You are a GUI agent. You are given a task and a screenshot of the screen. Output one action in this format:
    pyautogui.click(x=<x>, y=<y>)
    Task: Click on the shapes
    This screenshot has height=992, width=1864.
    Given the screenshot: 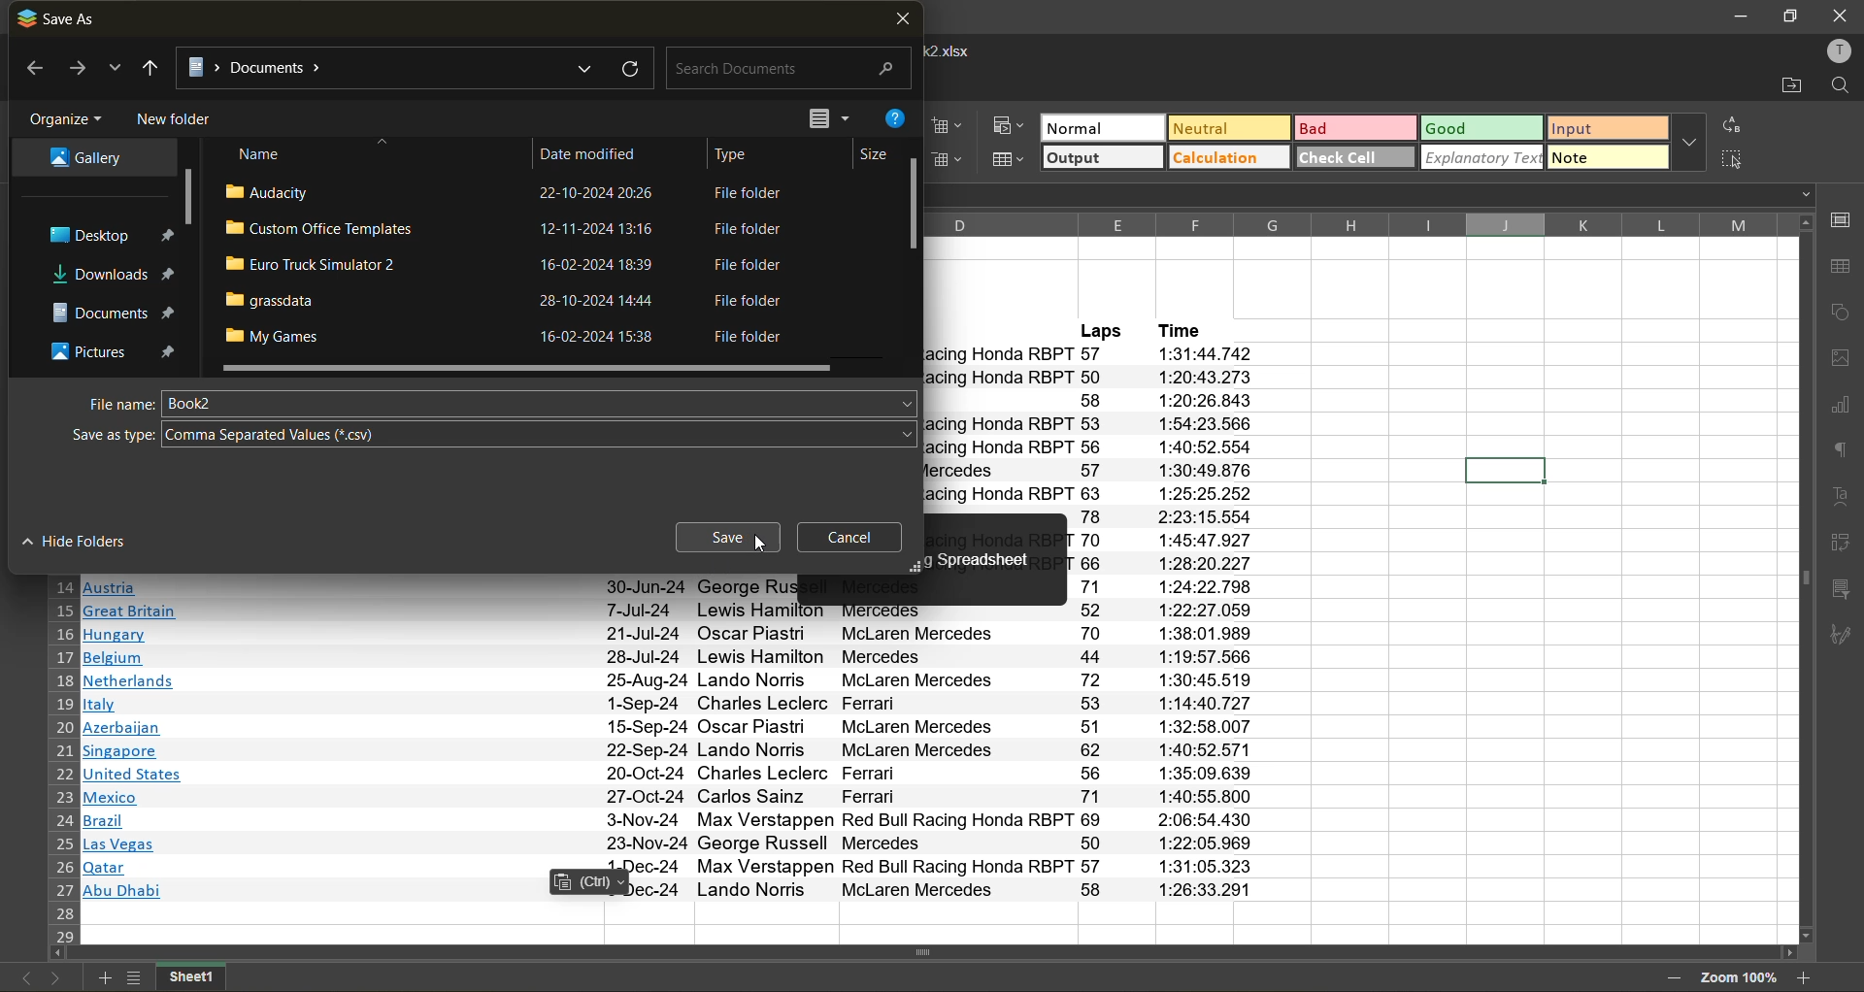 What is the action you would take?
    pyautogui.click(x=1842, y=316)
    